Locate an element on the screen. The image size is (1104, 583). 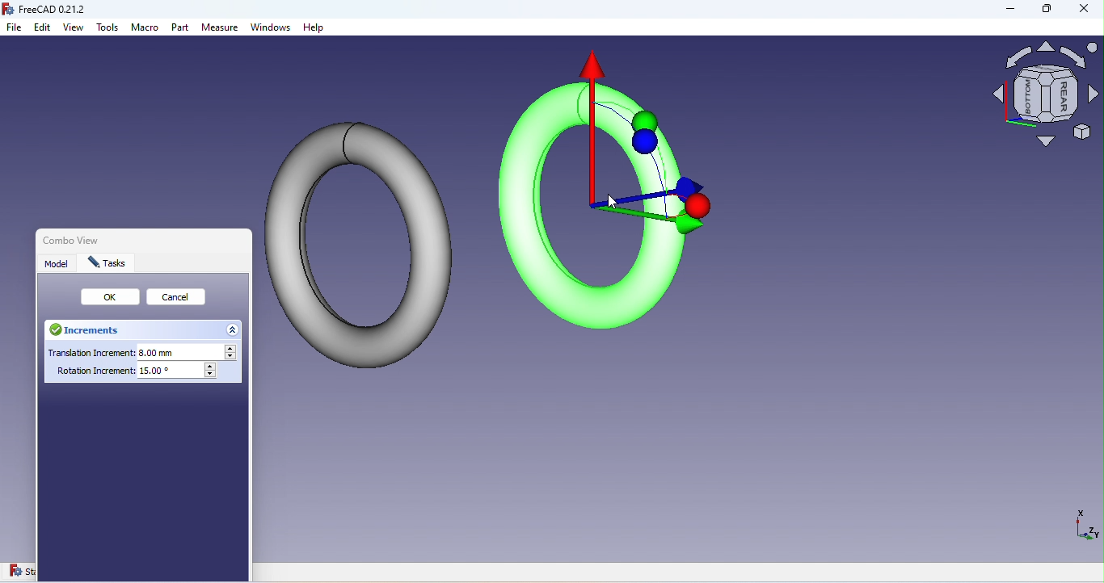
Close is located at coordinates (1084, 10).